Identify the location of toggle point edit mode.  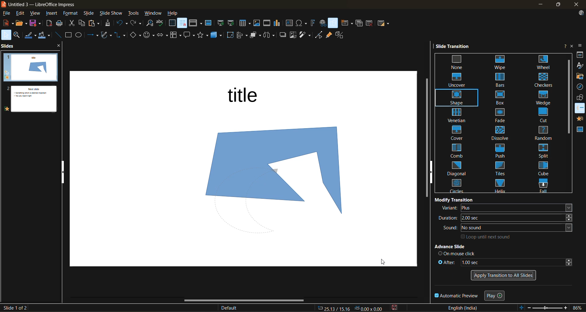
(319, 34).